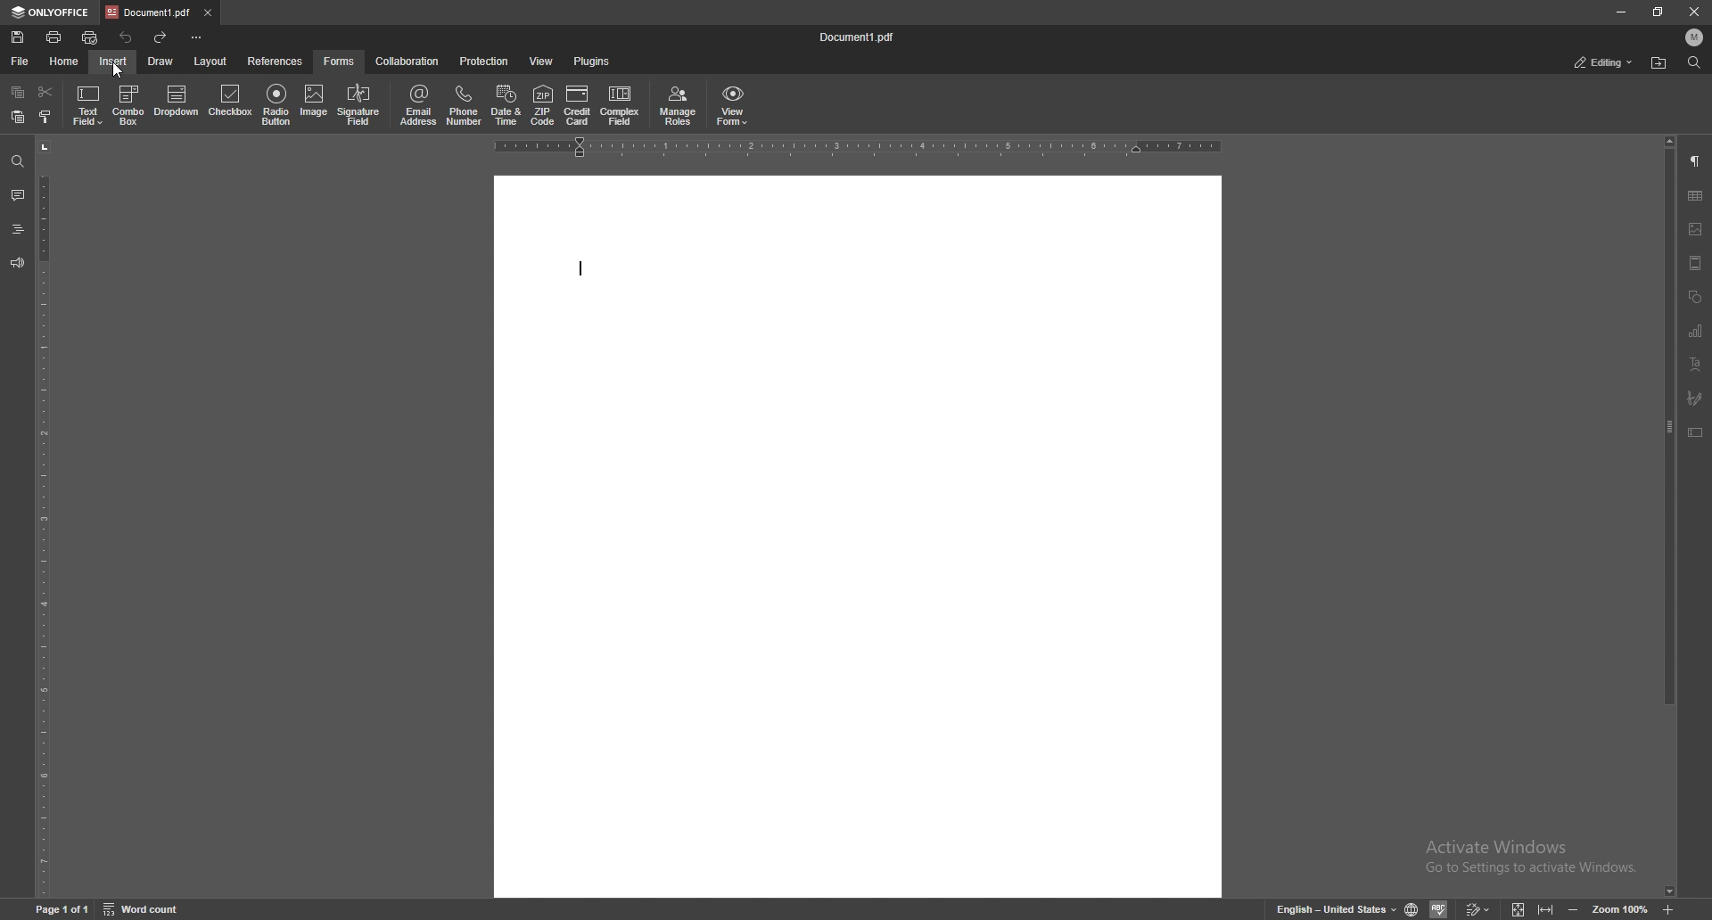  I want to click on find, so click(1694, 63).